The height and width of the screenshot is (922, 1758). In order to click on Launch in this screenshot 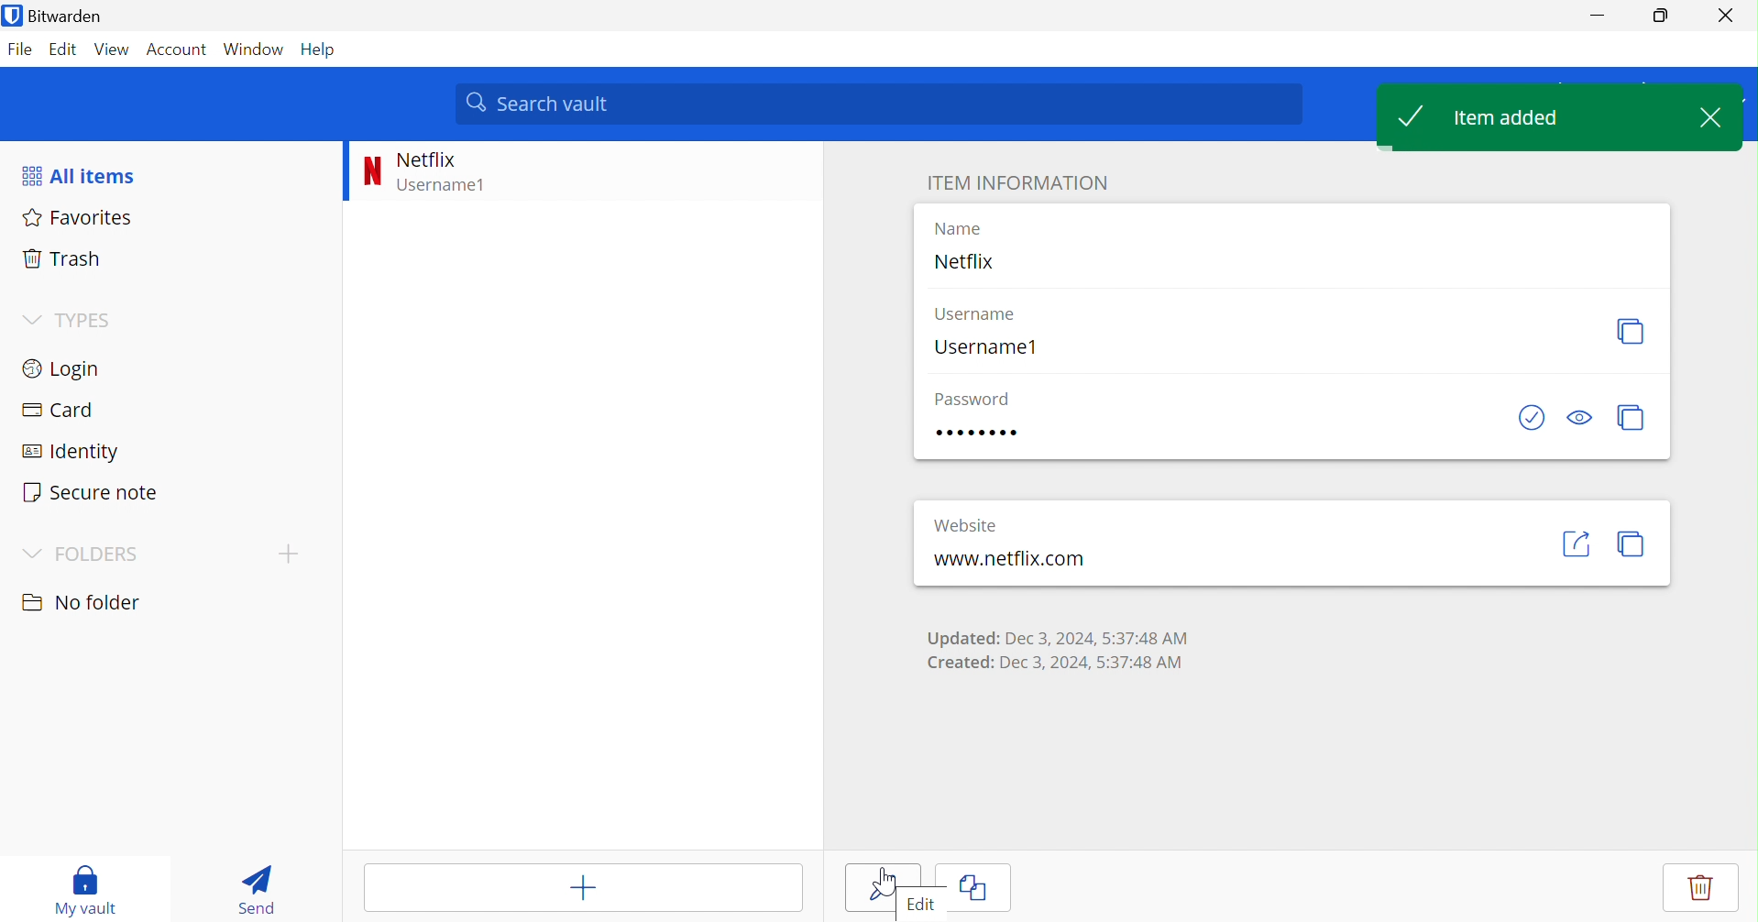, I will do `click(1578, 542)`.